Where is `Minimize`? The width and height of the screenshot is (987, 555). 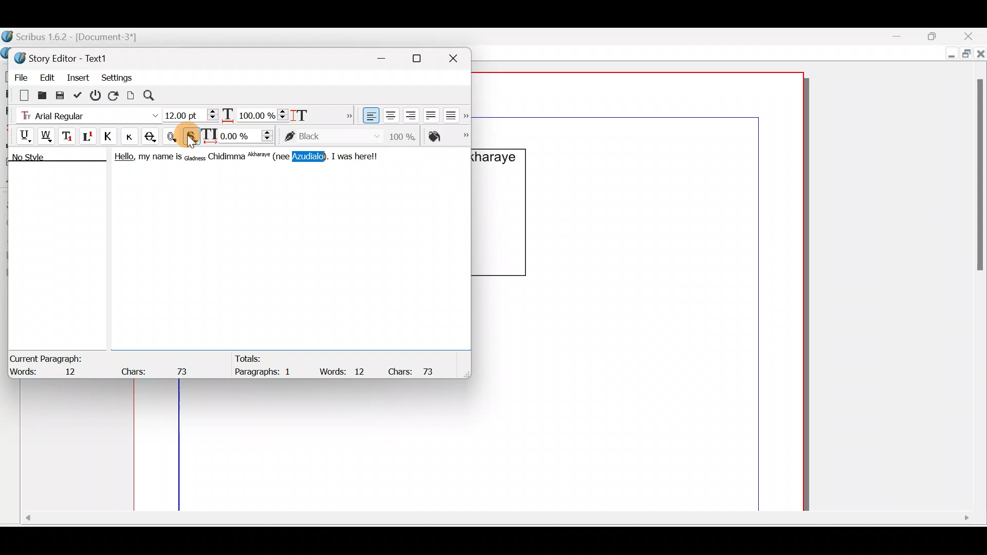
Minimize is located at coordinates (904, 36).